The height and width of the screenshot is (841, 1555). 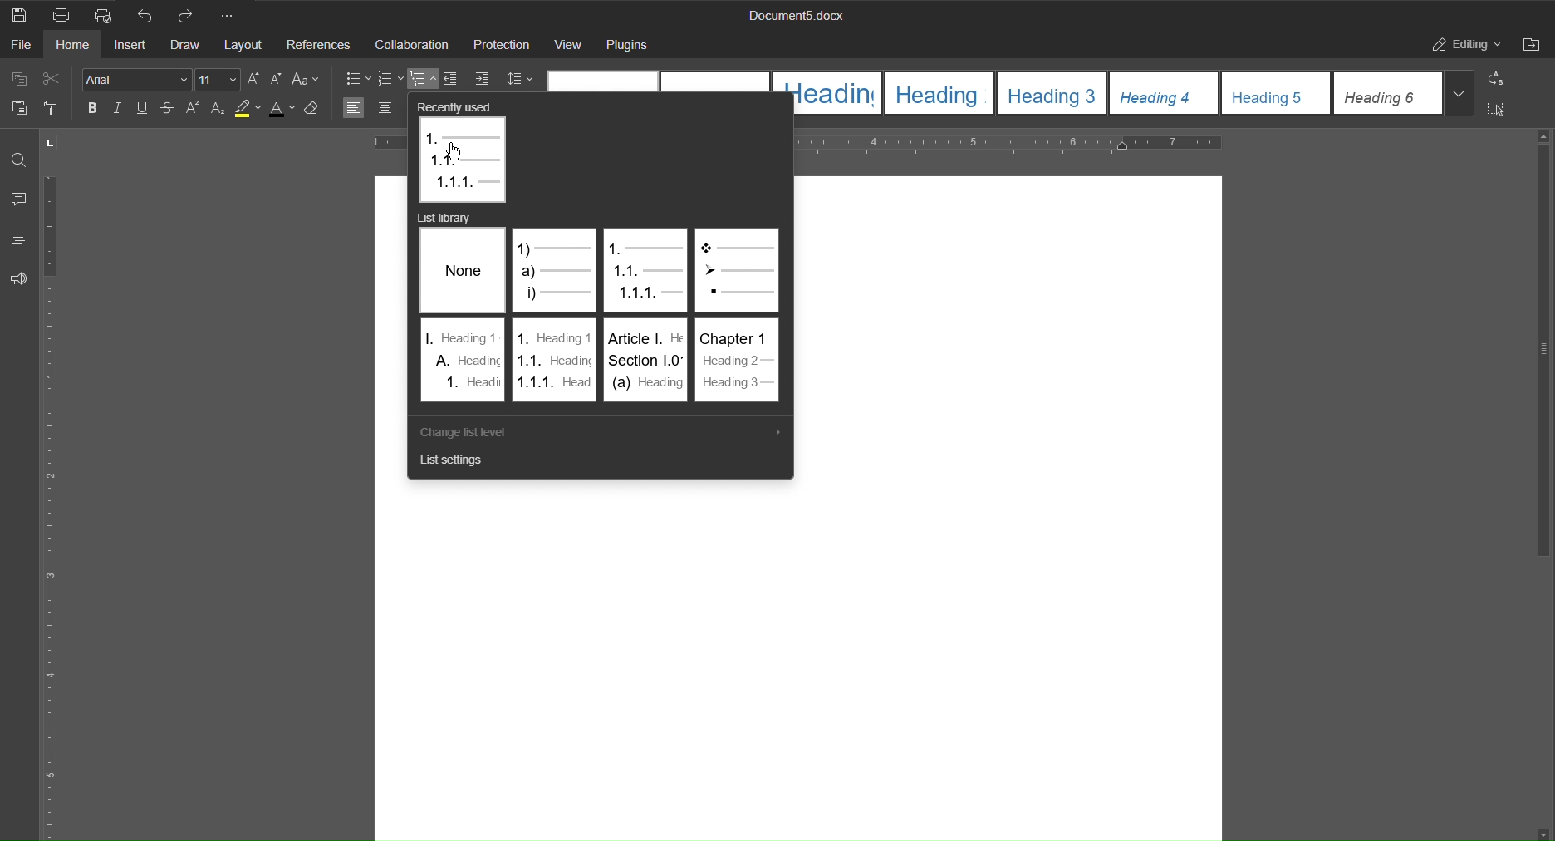 What do you see at coordinates (56, 109) in the screenshot?
I see `Copy Style` at bounding box center [56, 109].